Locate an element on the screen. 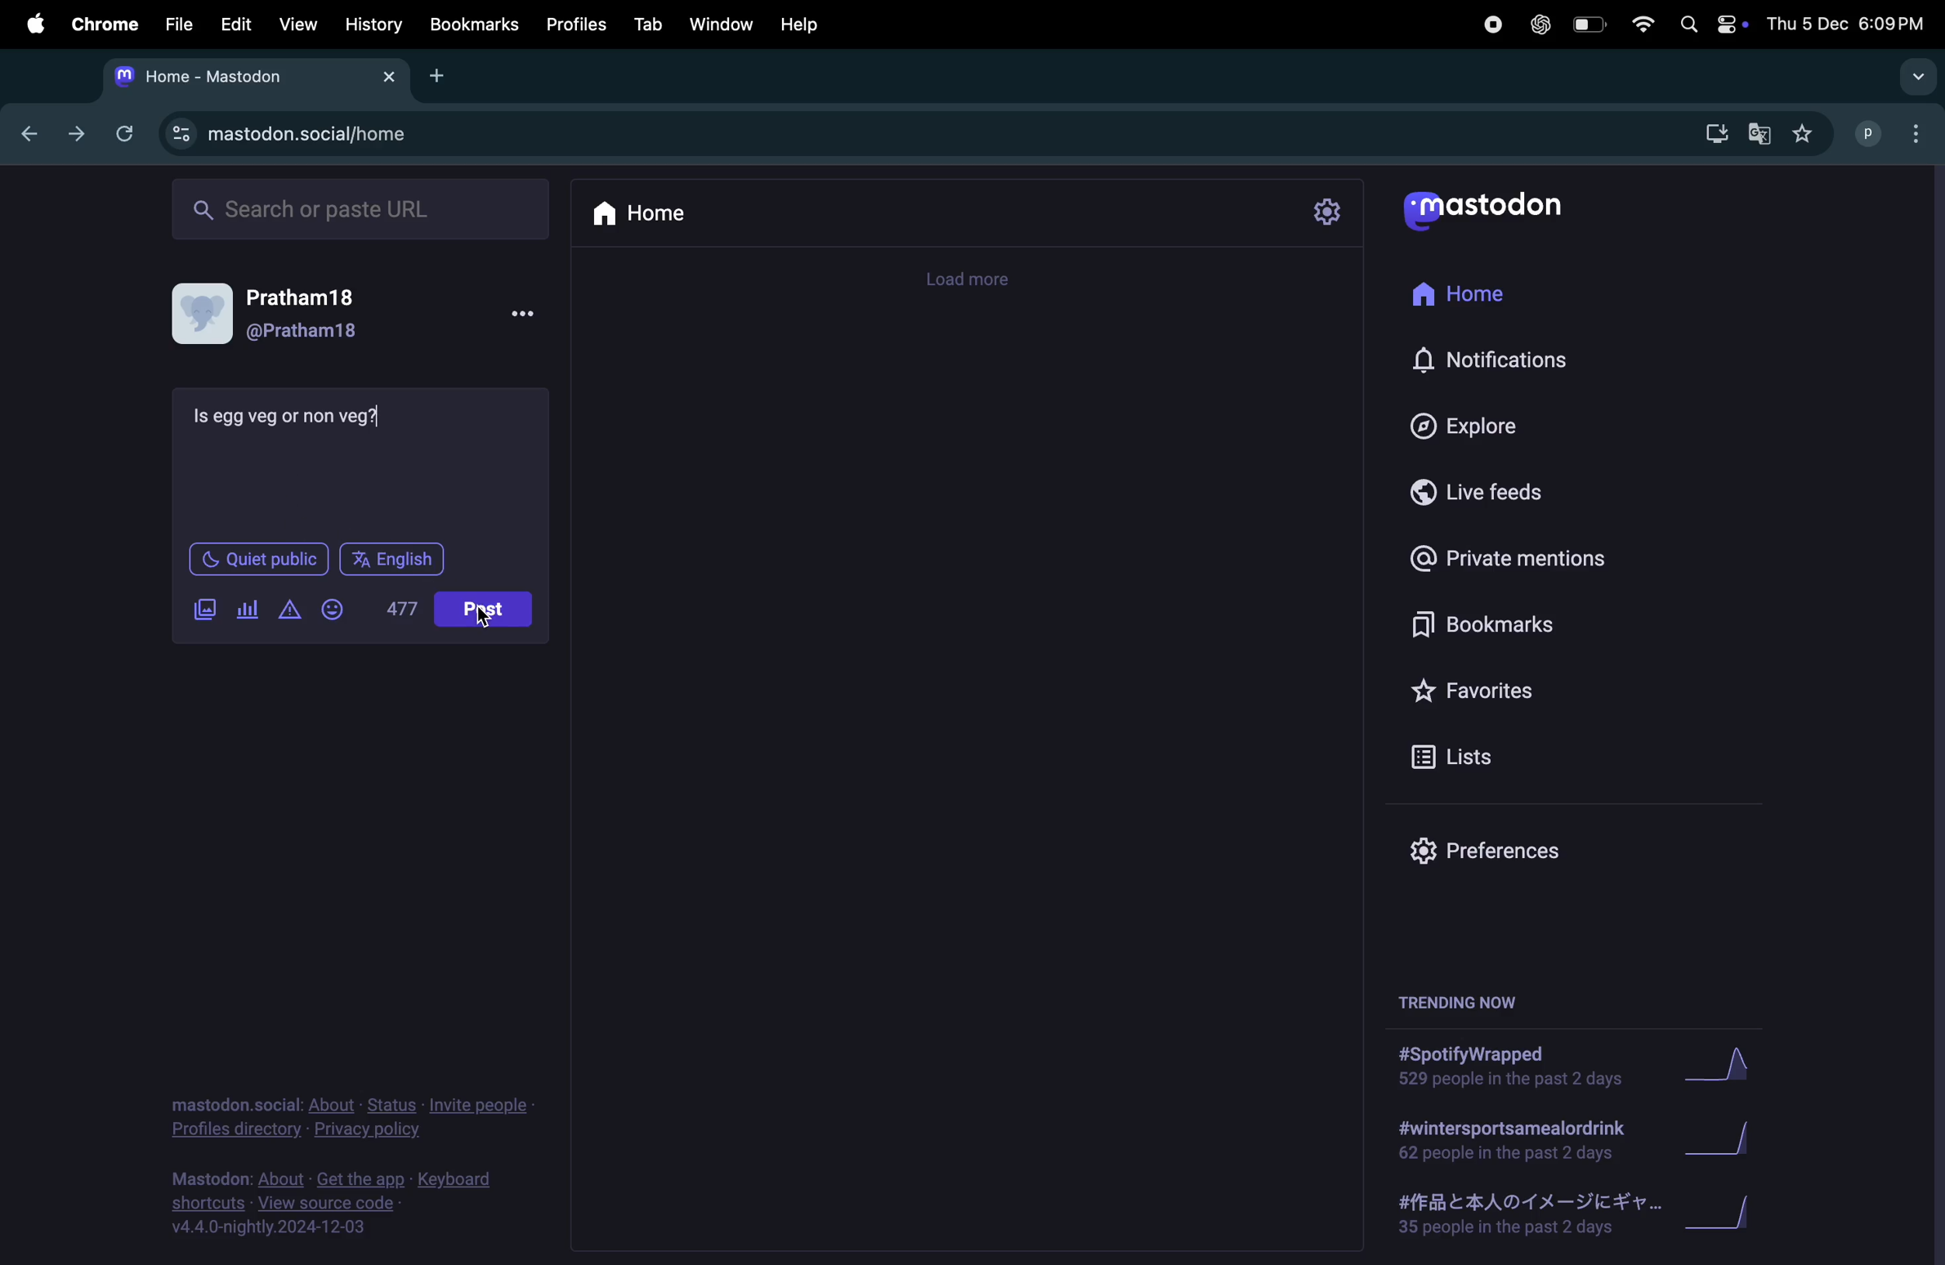 Image resolution: width=1945 pixels, height=1265 pixels. privacy is located at coordinates (342, 1119).